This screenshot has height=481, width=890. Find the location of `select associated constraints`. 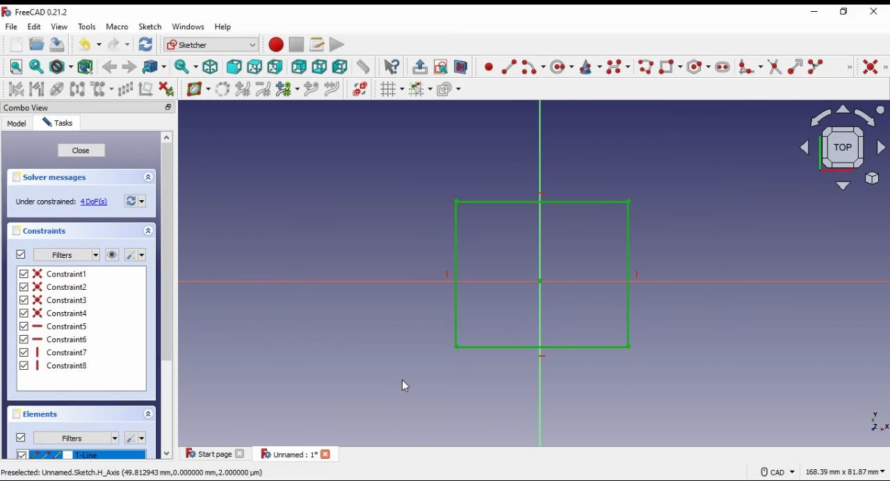

select associated constraints is located at coordinates (17, 89).